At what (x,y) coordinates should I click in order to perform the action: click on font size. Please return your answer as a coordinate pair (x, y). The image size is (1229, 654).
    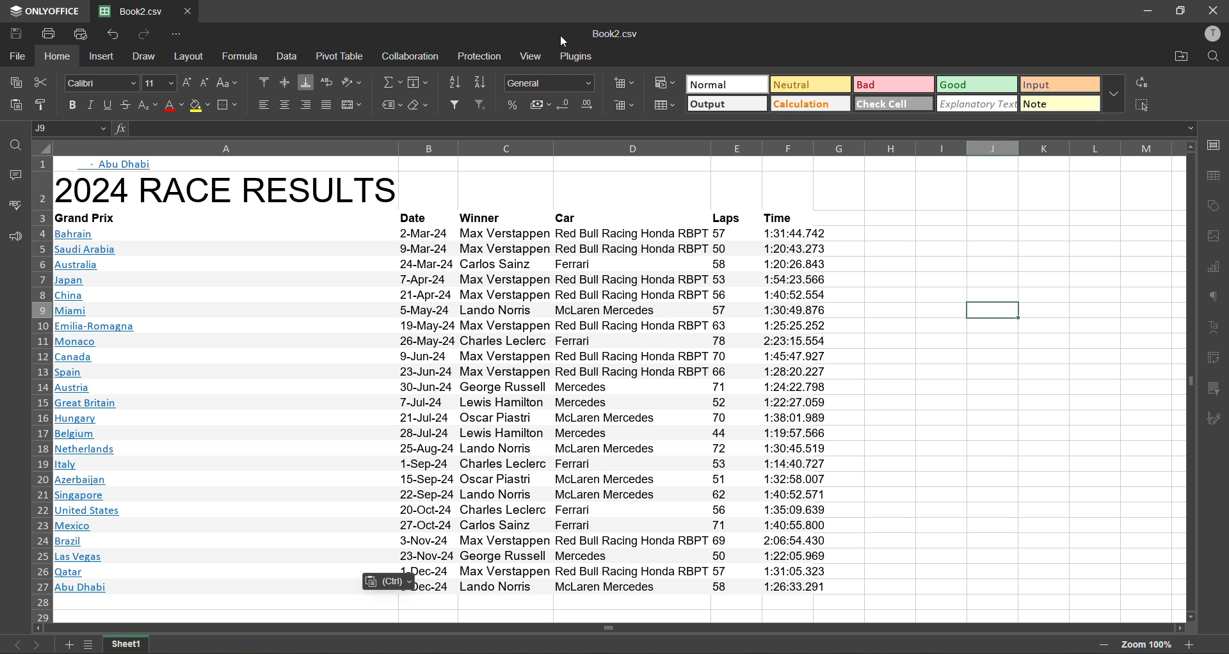
    Looking at the image, I should click on (158, 83).